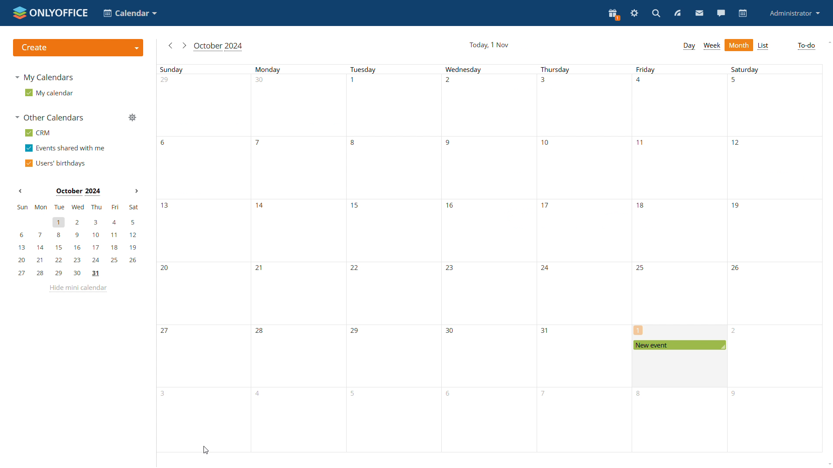 This screenshot has width=833, height=468. What do you see at coordinates (795, 13) in the screenshot?
I see `administrator` at bounding box center [795, 13].